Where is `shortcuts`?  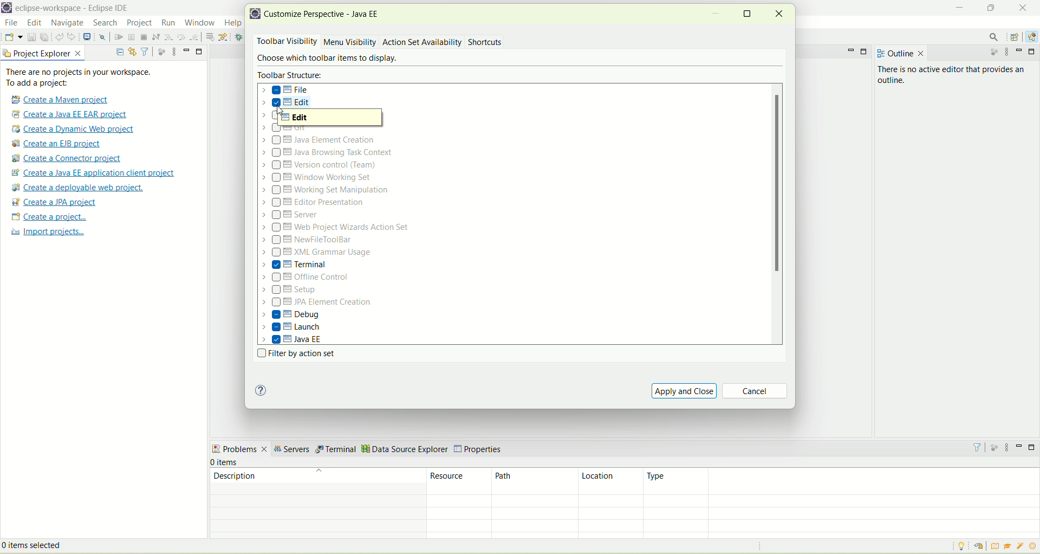
shortcuts is located at coordinates (486, 43).